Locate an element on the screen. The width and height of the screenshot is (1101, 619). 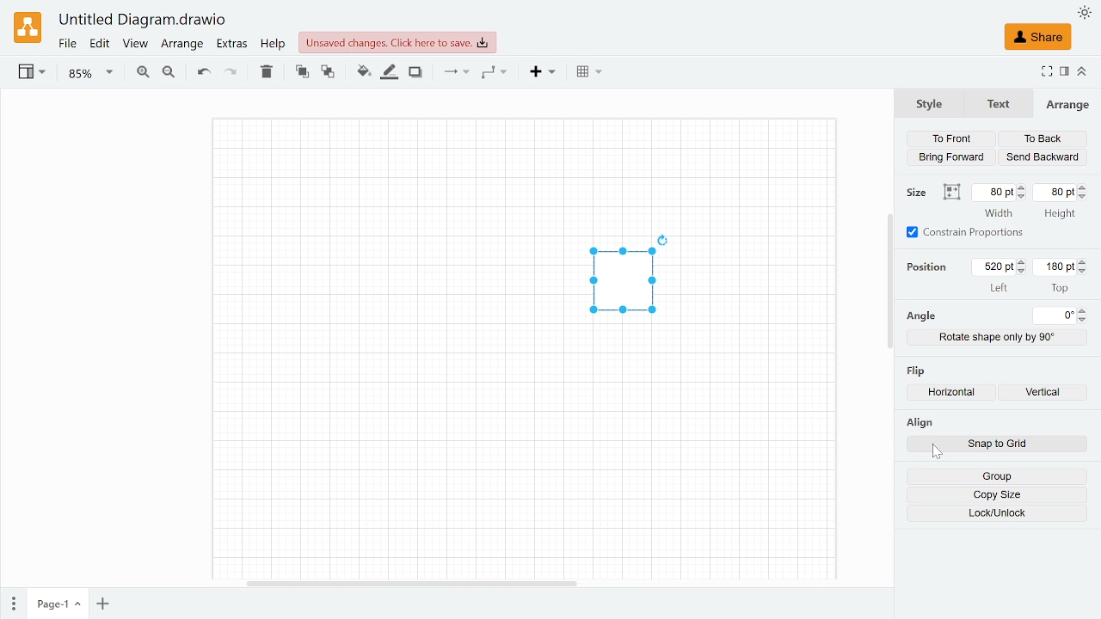
Zoom in is located at coordinates (142, 74).